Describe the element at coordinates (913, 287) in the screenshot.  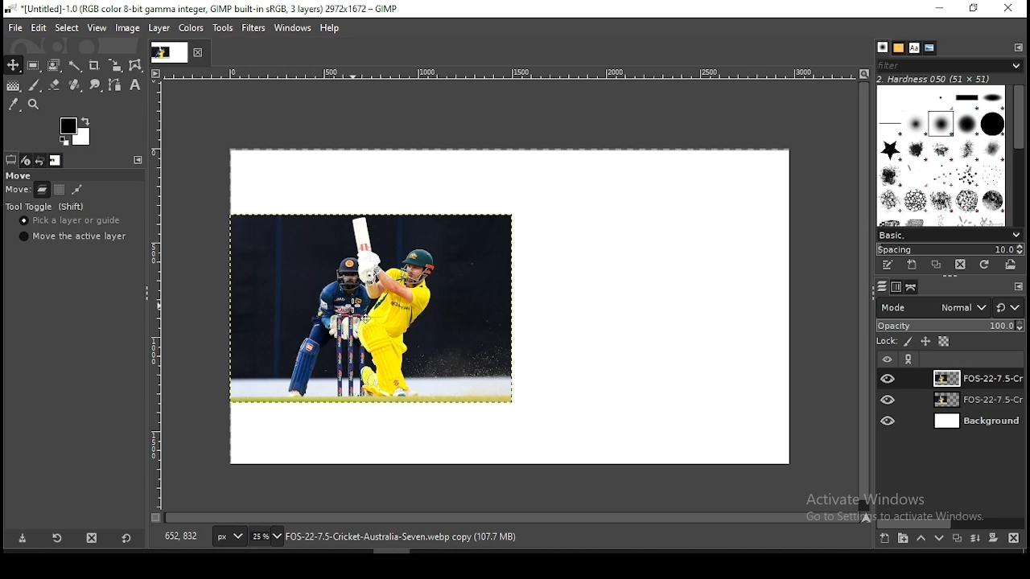
I see `paths` at that location.